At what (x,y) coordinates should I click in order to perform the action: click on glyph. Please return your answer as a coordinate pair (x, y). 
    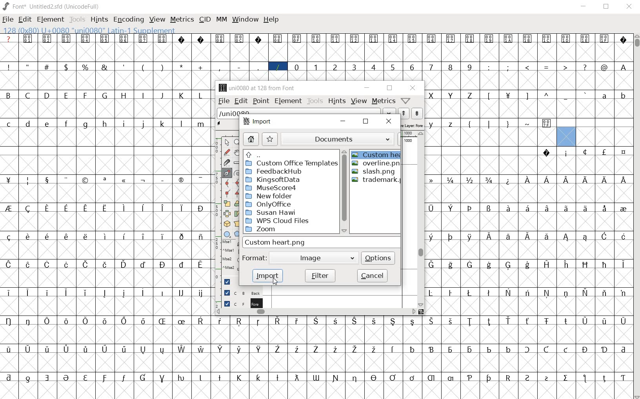
    Looking at the image, I should click on (124, 293).